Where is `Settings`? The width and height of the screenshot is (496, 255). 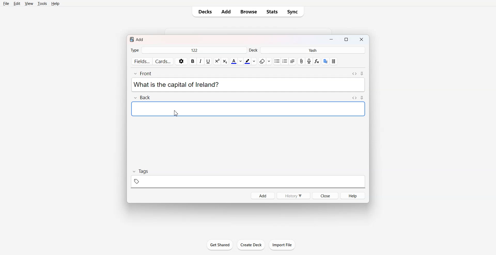 Settings is located at coordinates (181, 61).